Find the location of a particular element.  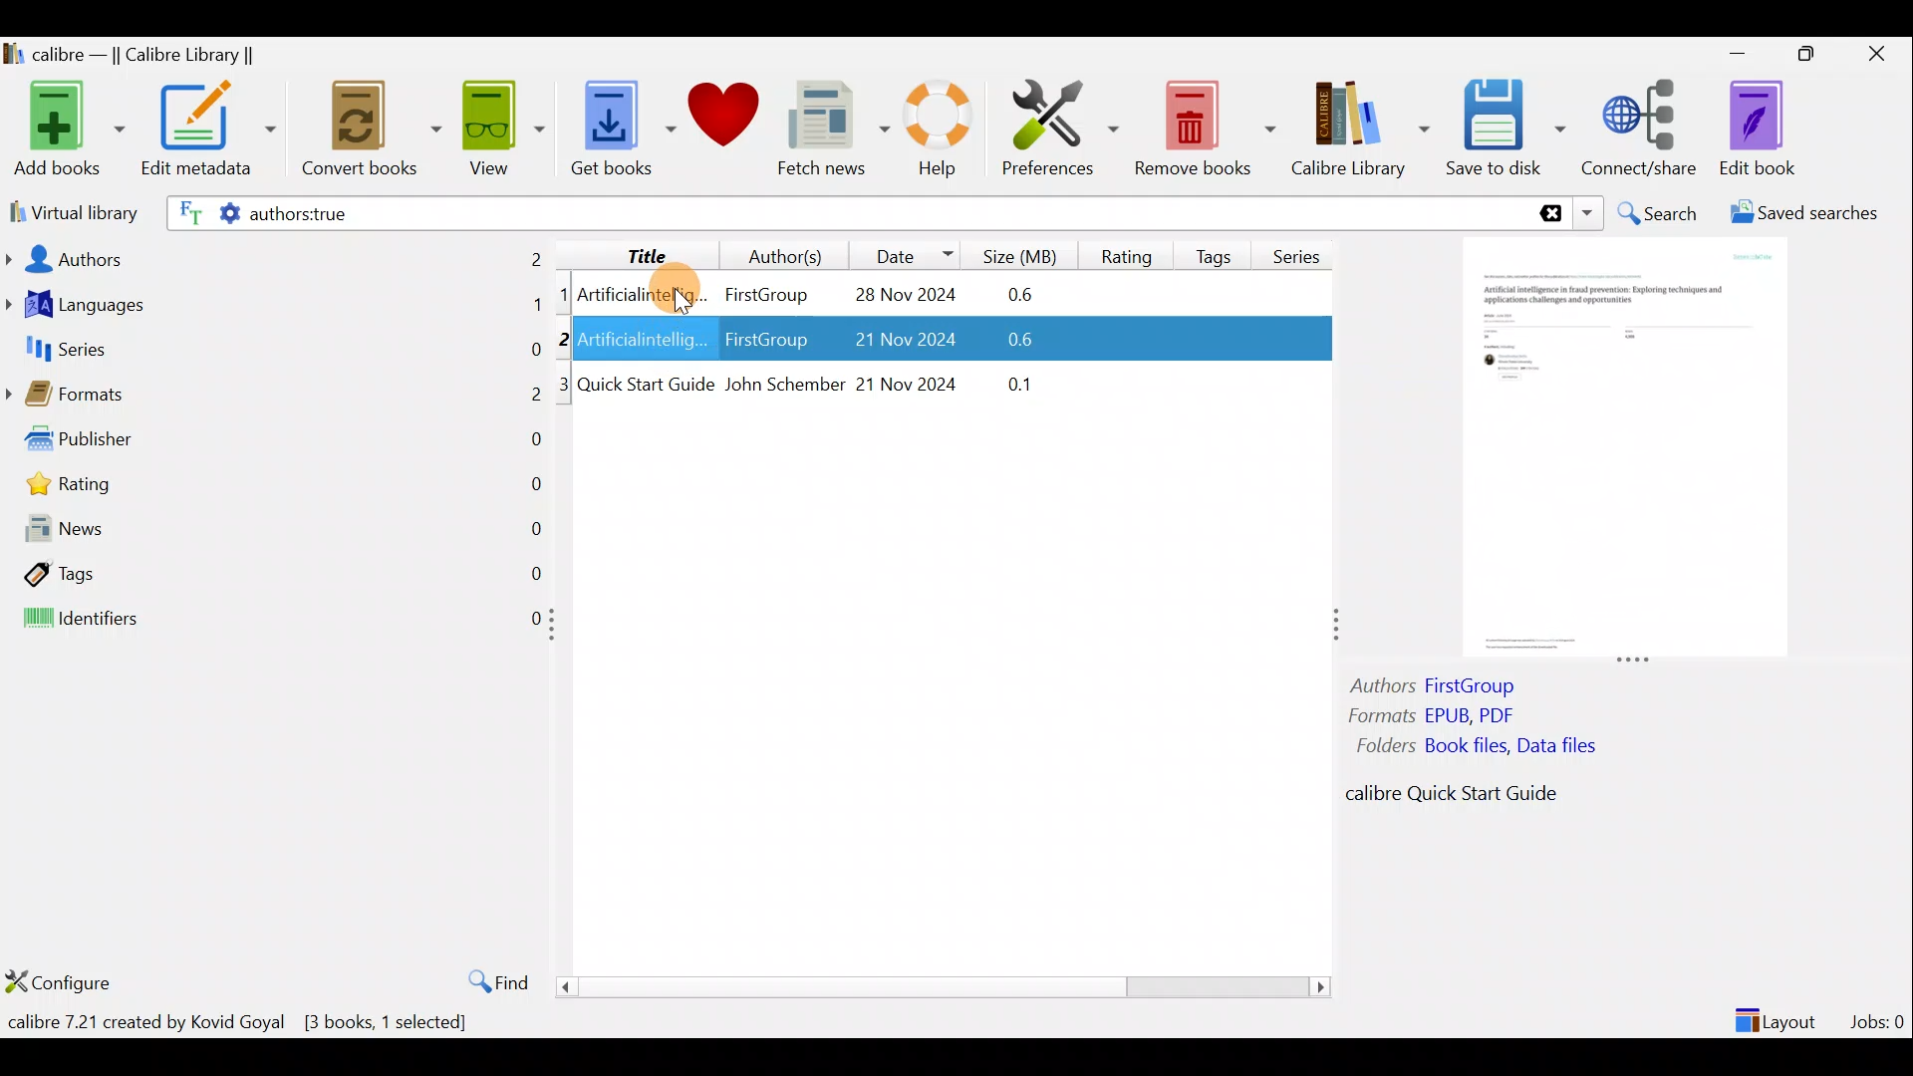

Artificial intellig is located at coordinates (645, 342).